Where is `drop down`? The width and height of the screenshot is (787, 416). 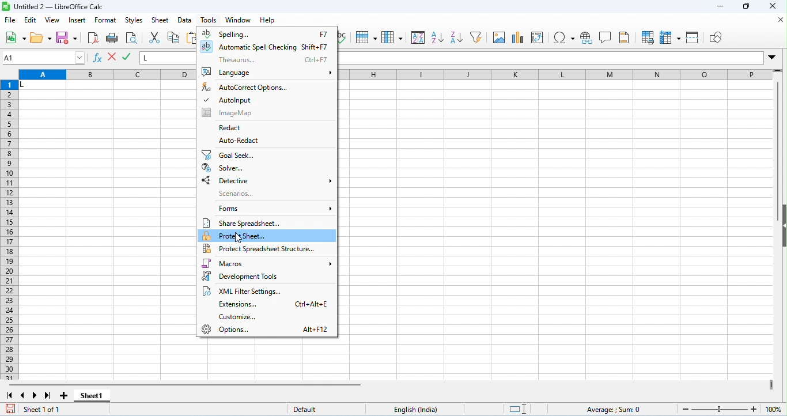
drop down is located at coordinates (772, 57).